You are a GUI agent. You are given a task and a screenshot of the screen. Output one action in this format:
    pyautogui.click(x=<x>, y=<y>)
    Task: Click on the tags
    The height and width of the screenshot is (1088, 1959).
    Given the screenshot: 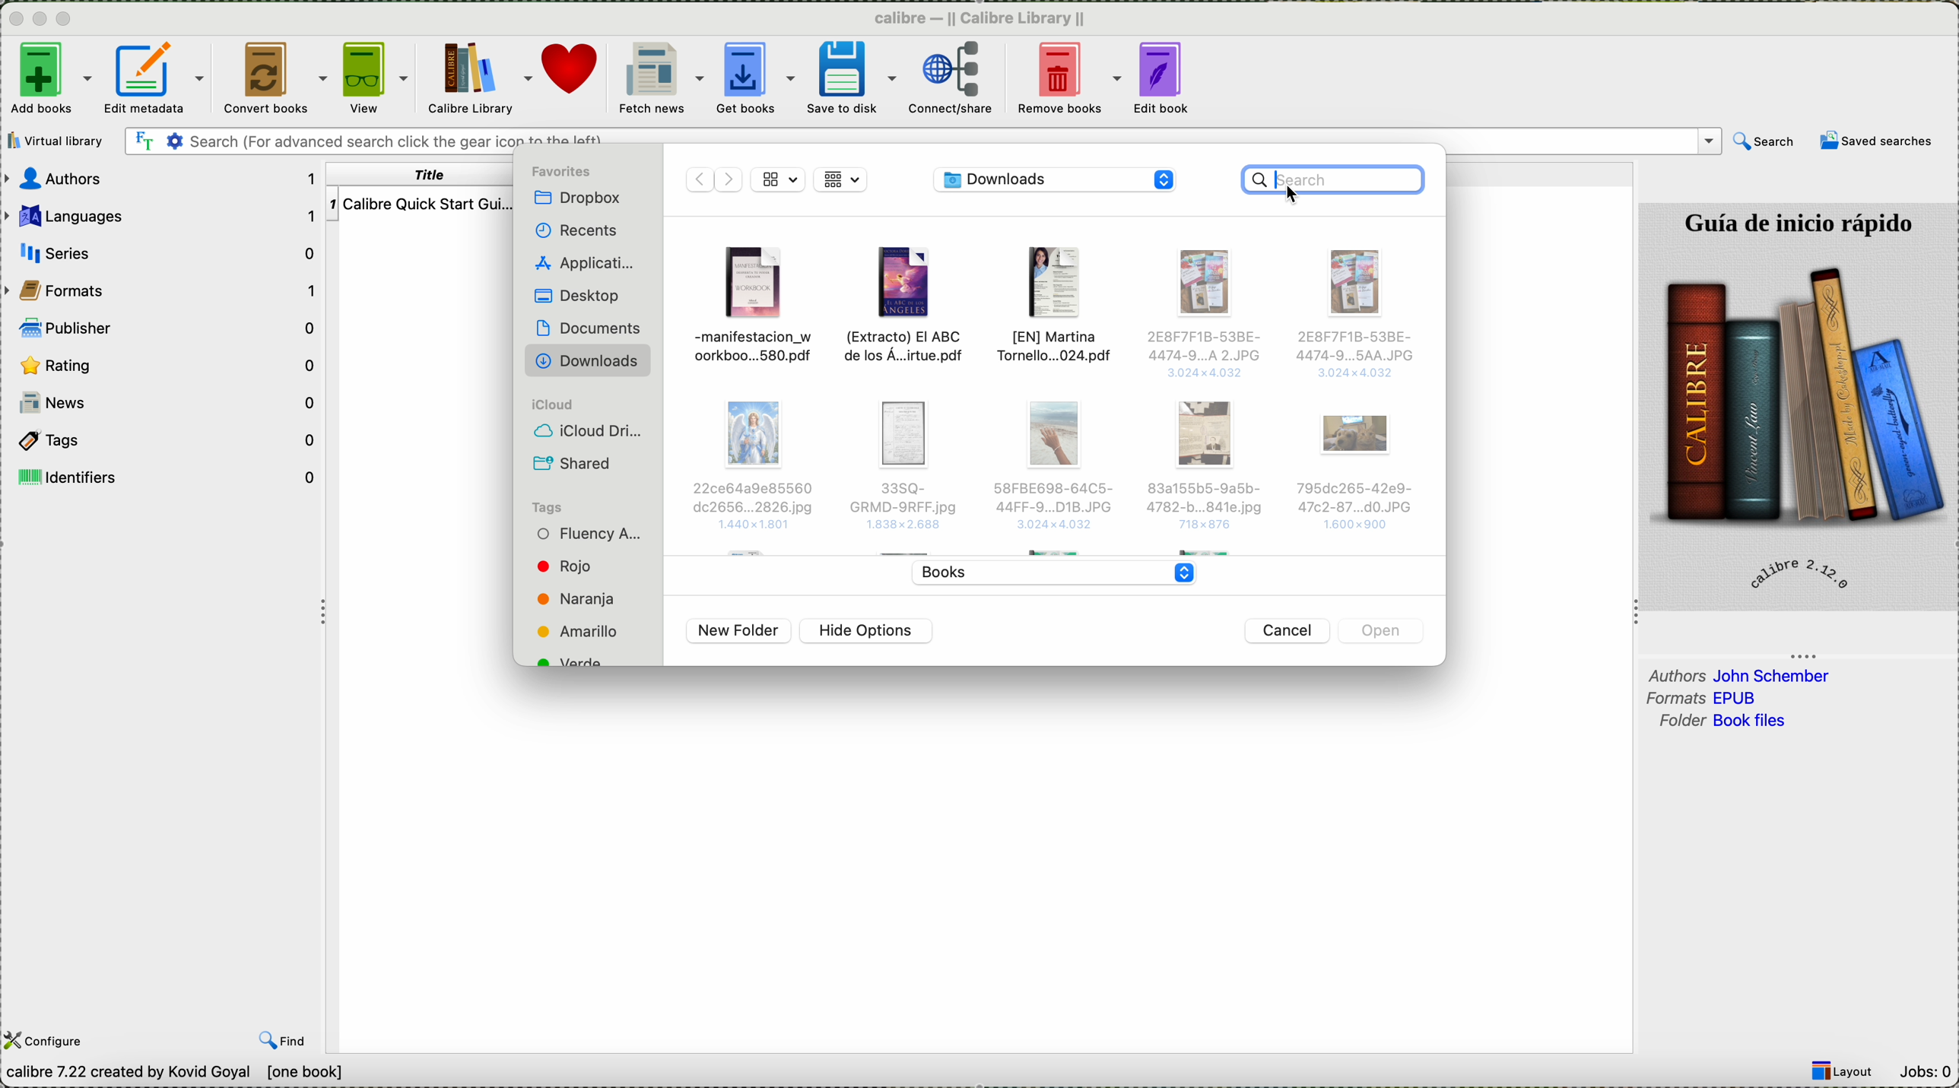 What is the action you would take?
    pyautogui.click(x=590, y=595)
    